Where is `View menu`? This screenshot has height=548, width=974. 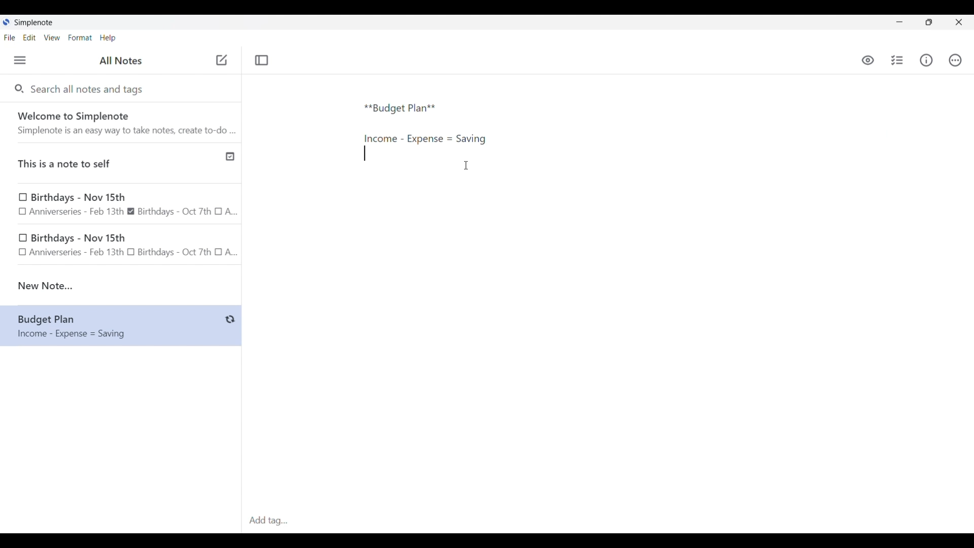
View menu is located at coordinates (52, 37).